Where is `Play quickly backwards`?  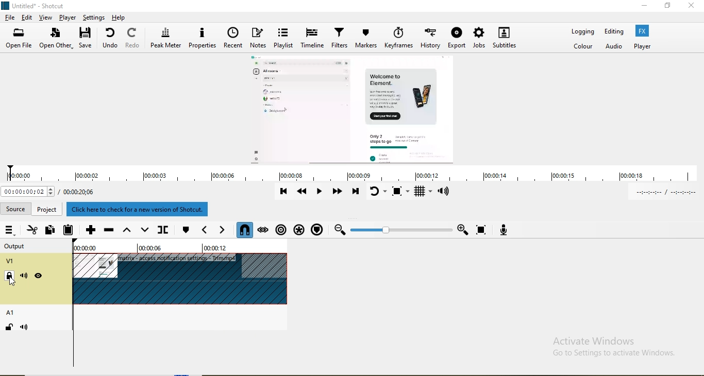
Play quickly backwards is located at coordinates (304, 195).